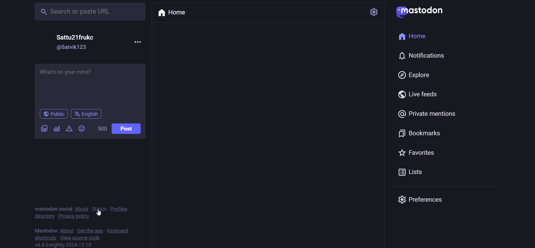 The width and height of the screenshot is (535, 248). Describe the element at coordinates (415, 94) in the screenshot. I see `live feed` at that location.